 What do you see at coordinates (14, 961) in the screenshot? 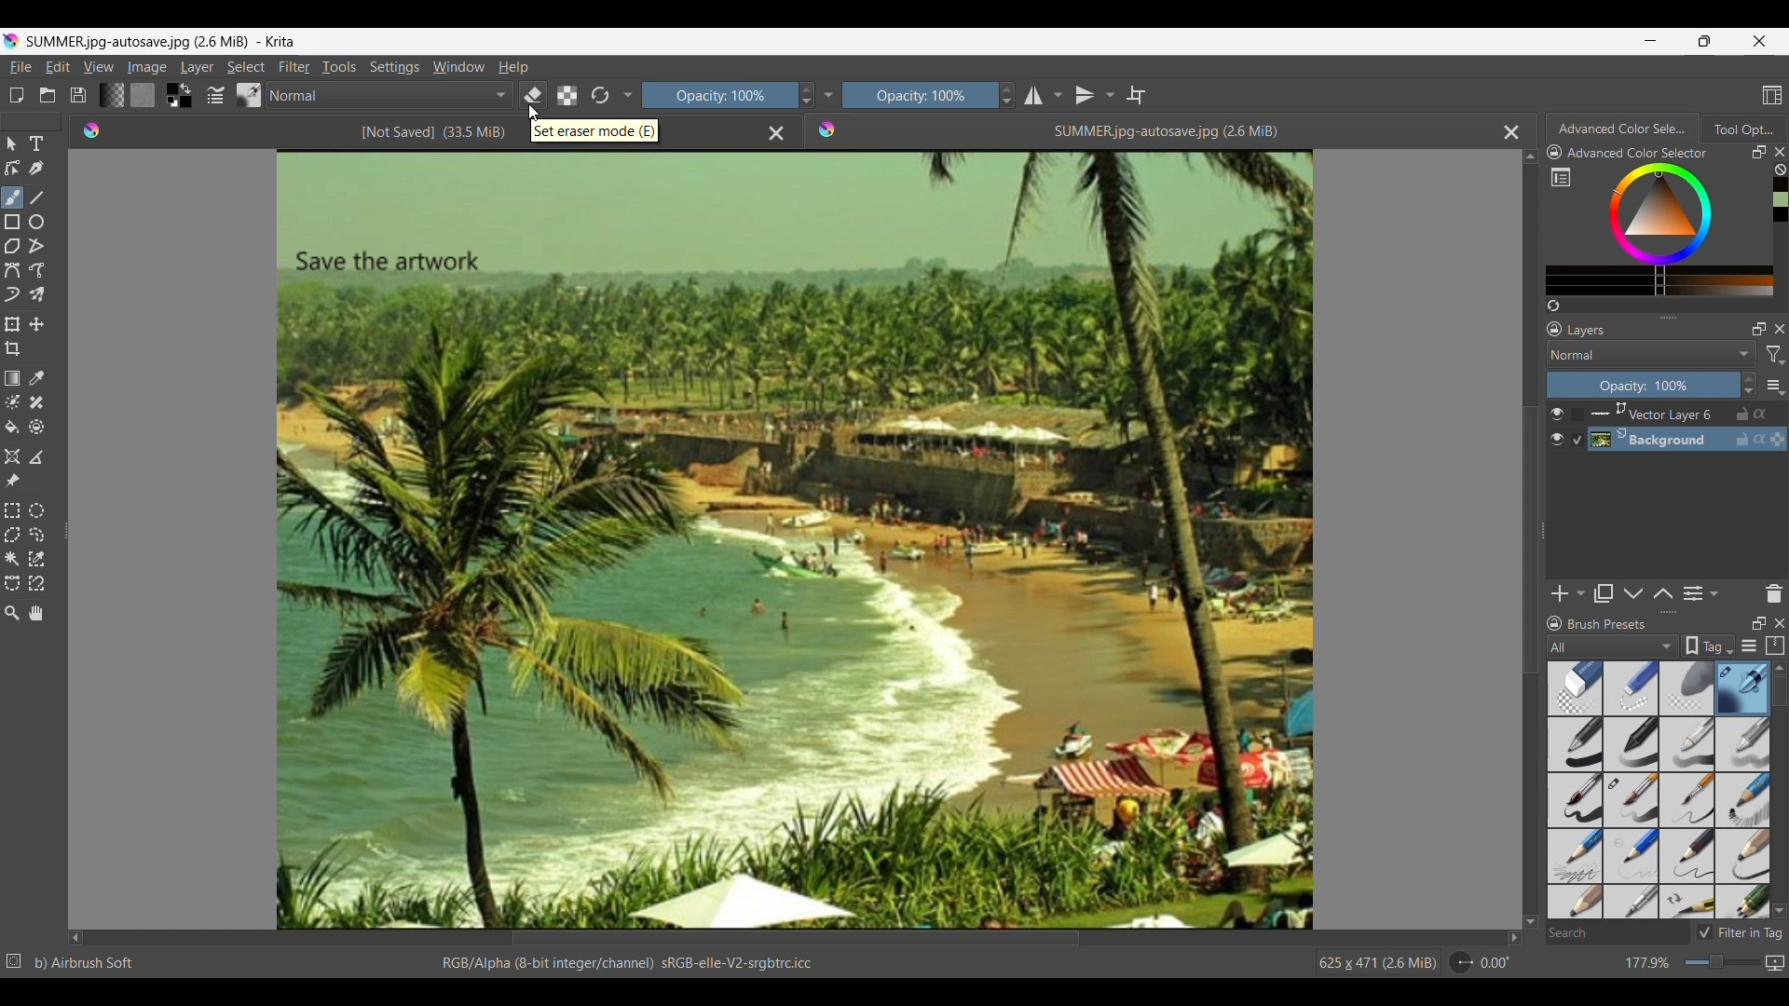
I see `No selection ` at bounding box center [14, 961].